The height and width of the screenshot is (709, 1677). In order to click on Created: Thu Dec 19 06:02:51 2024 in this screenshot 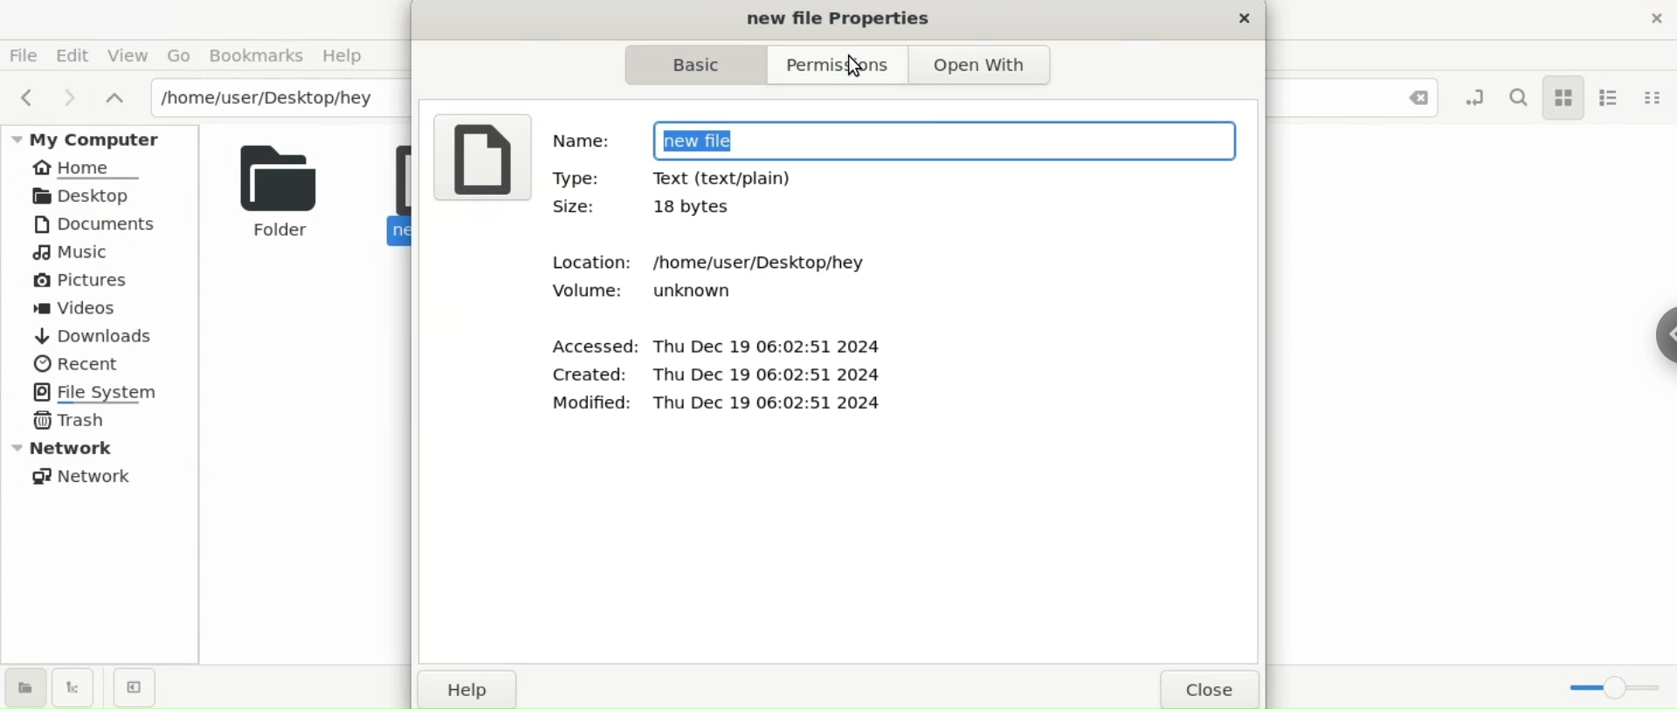, I will do `click(713, 375)`.